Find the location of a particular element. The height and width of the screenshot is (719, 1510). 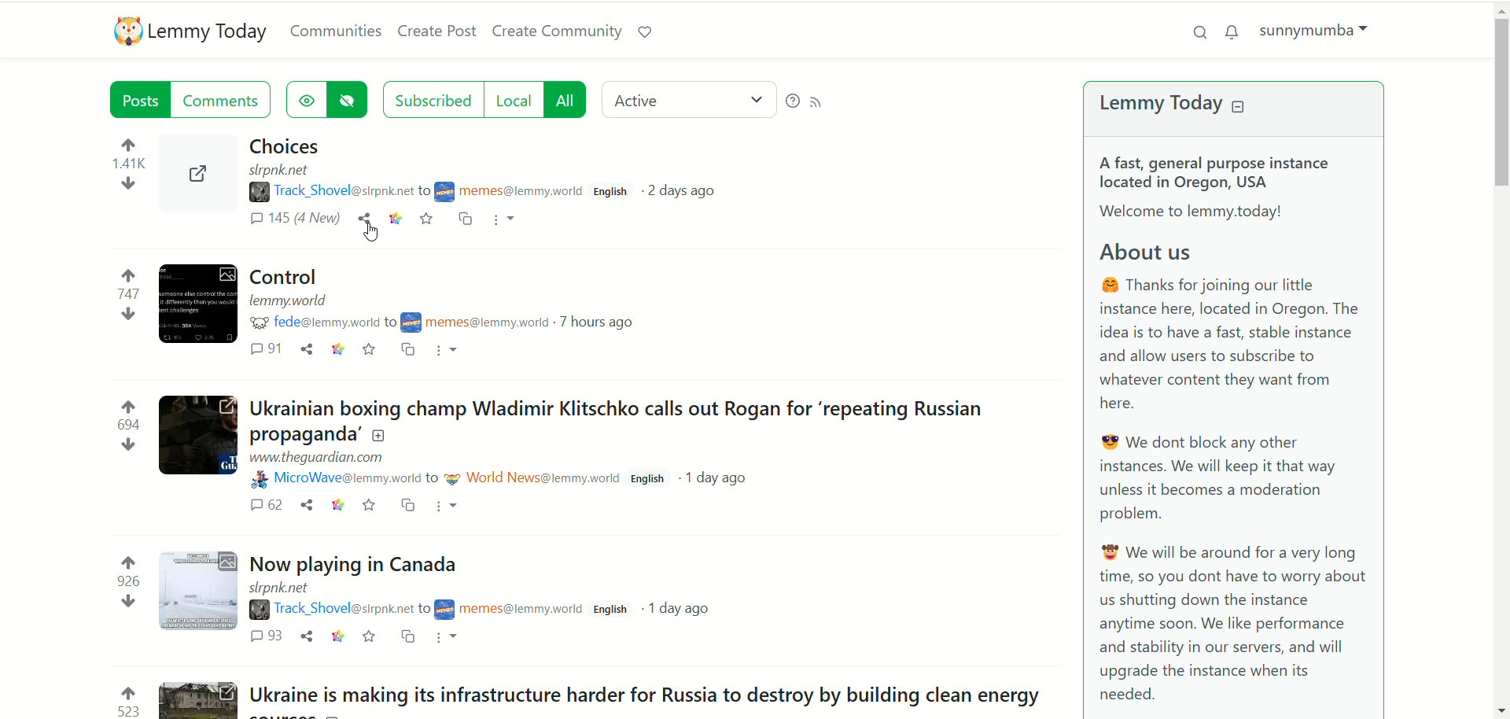

RSS is located at coordinates (828, 104).